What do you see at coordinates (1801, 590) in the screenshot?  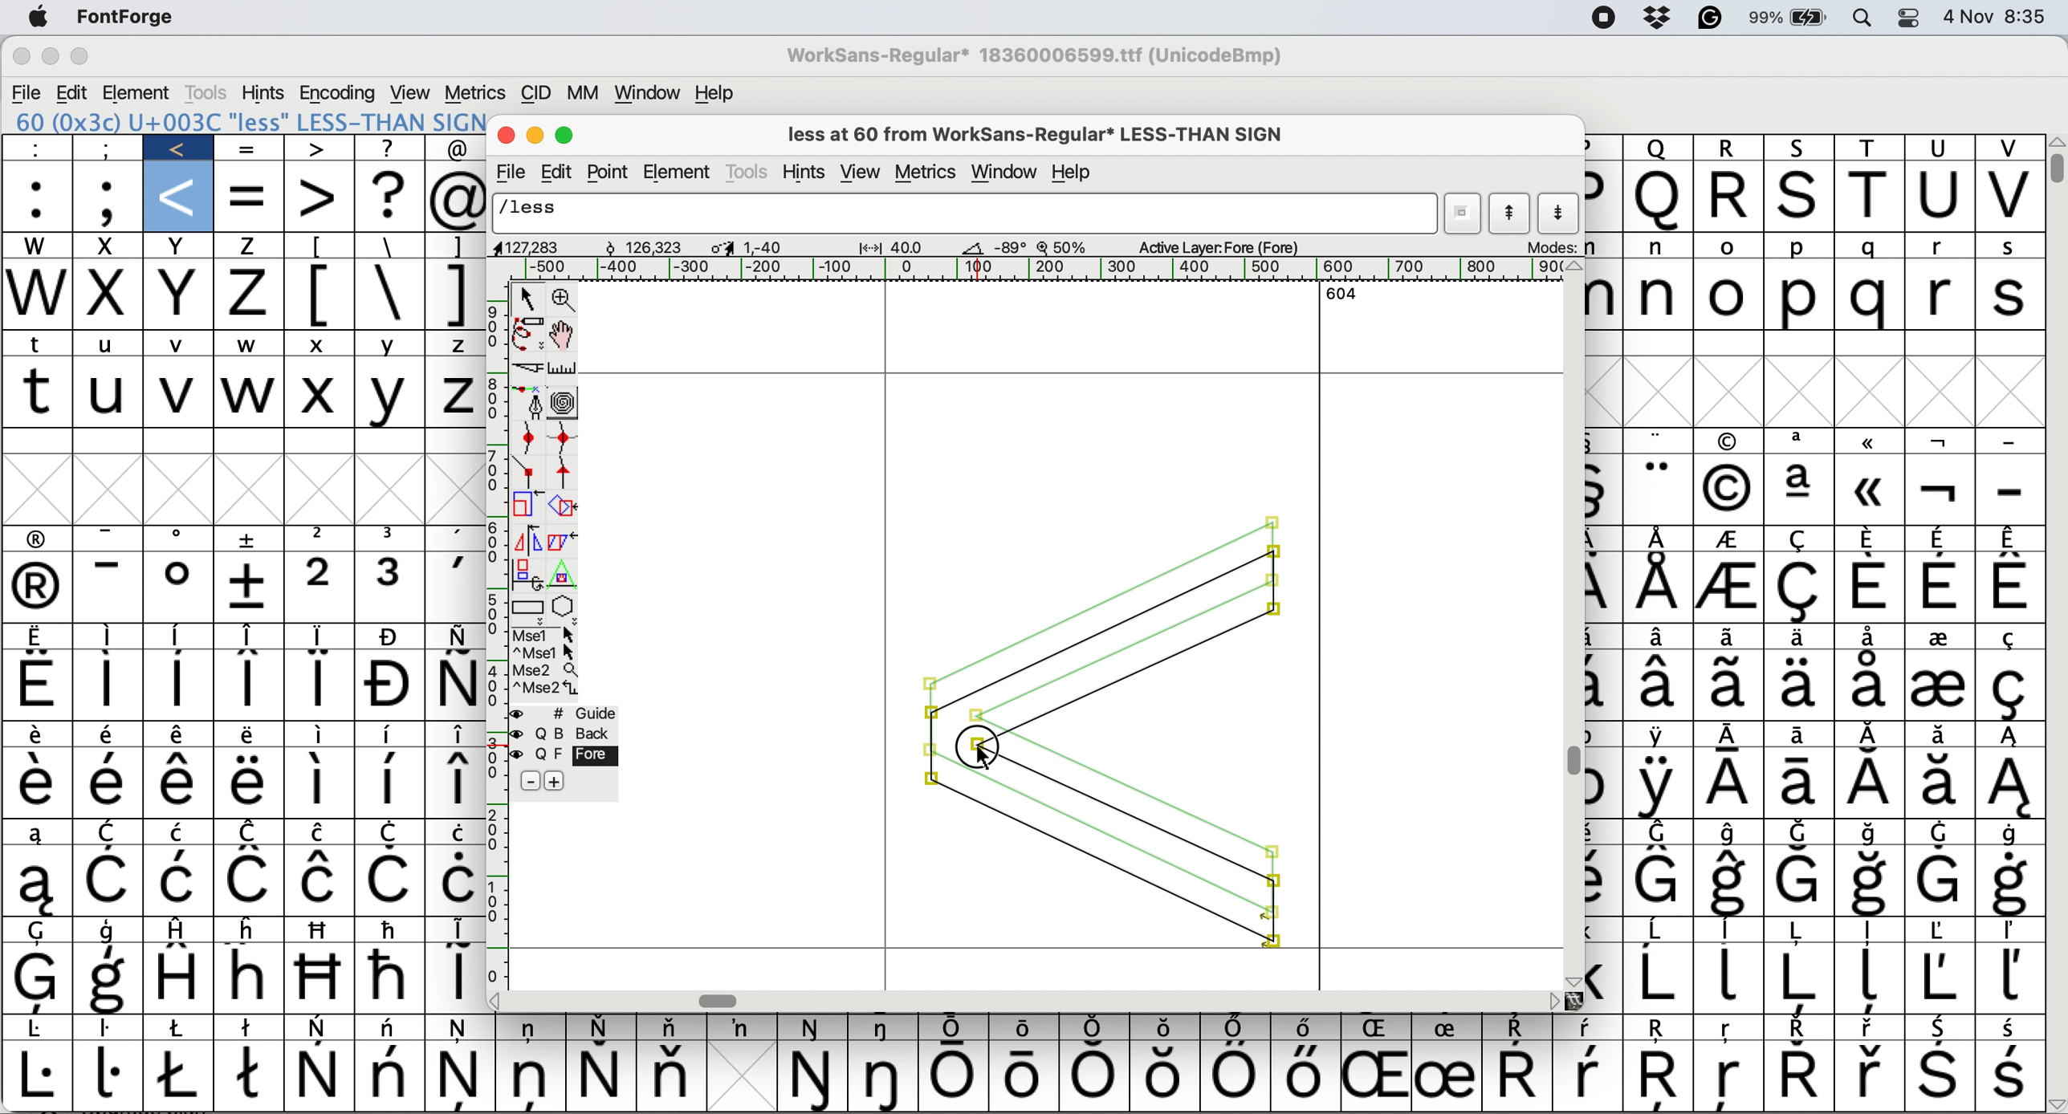 I see `Symbol` at bounding box center [1801, 590].